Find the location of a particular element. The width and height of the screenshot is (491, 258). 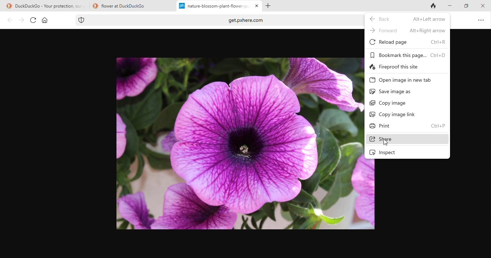

get.pxhere.com is located at coordinates (235, 21).